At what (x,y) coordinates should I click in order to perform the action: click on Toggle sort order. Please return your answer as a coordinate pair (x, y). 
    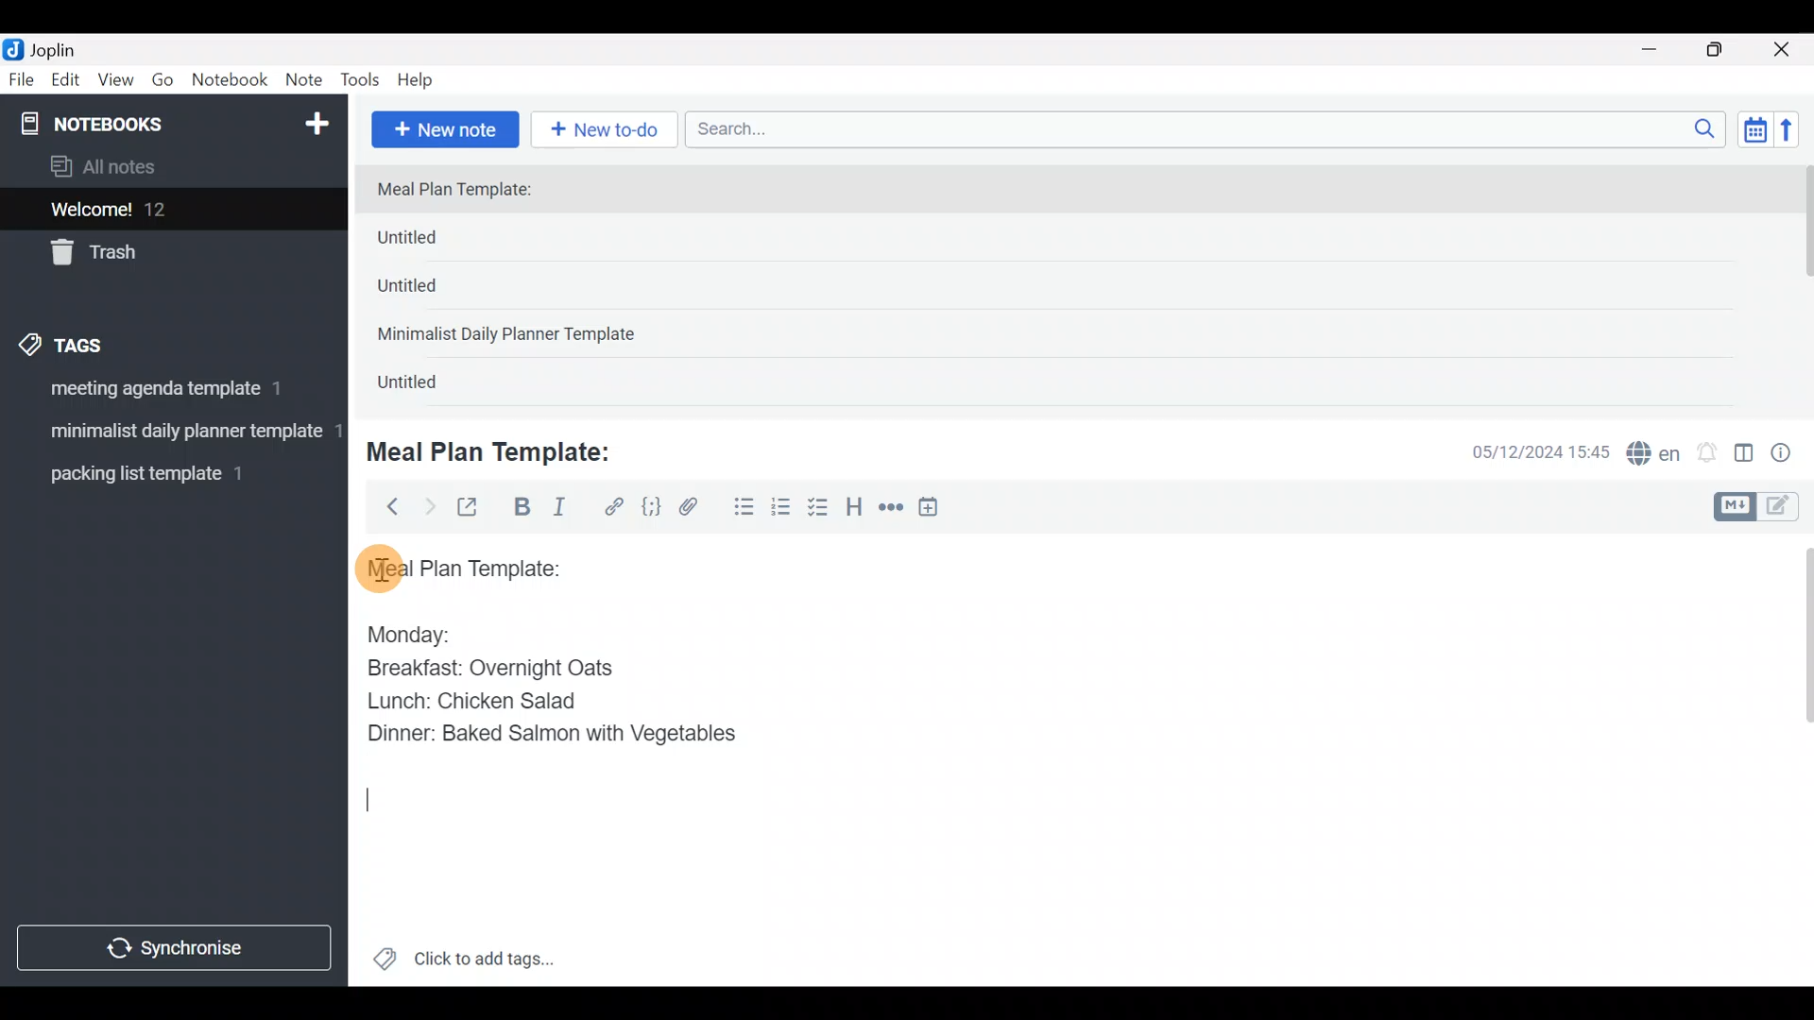
    Looking at the image, I should click on (1754, 130).